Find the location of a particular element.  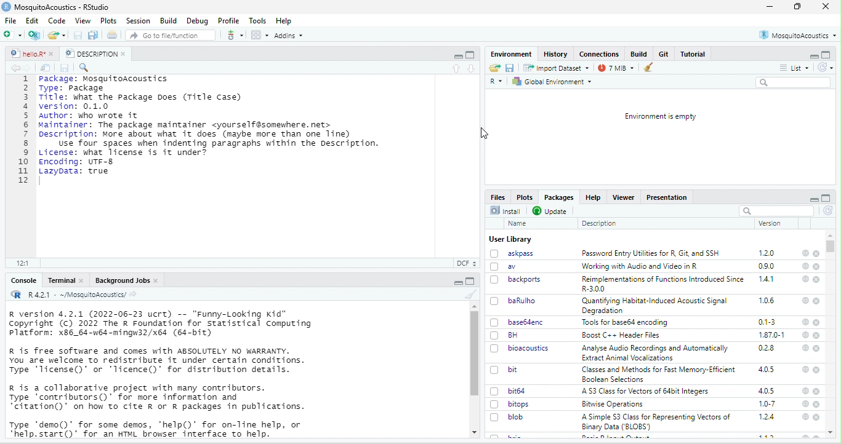

R is a collaborative project with many contributors.
Type contributors)" for more information and
“citation()’ on how to cite R or R packages in publications. is located at coordinates (157, 398).